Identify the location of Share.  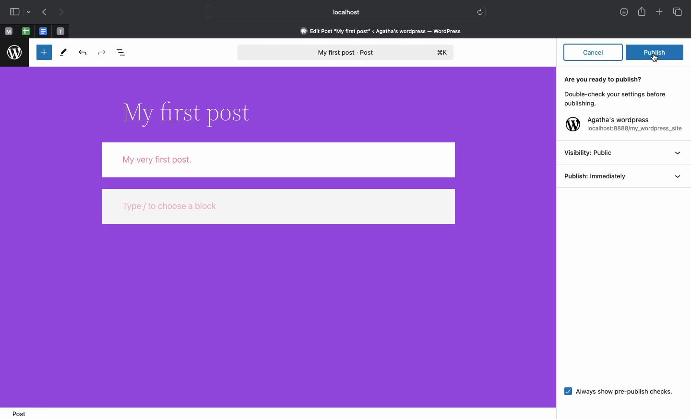
(643, 12).